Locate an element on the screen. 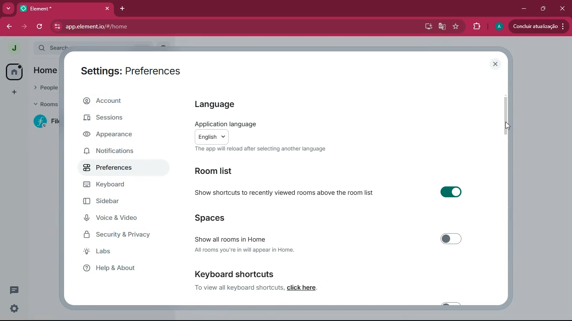  language is located at coordinates (219, 104).